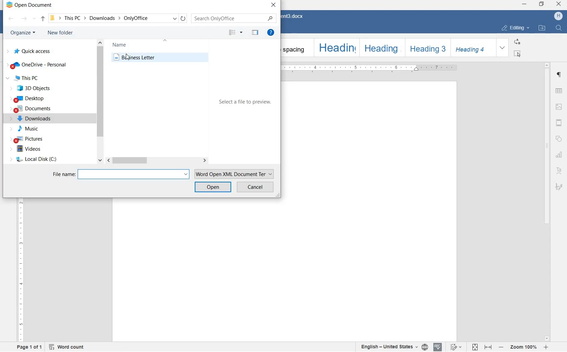  What do you see at coordinates (392, 347) in the screenshot?
I see `english - united states` at bounding box center [392, 347].